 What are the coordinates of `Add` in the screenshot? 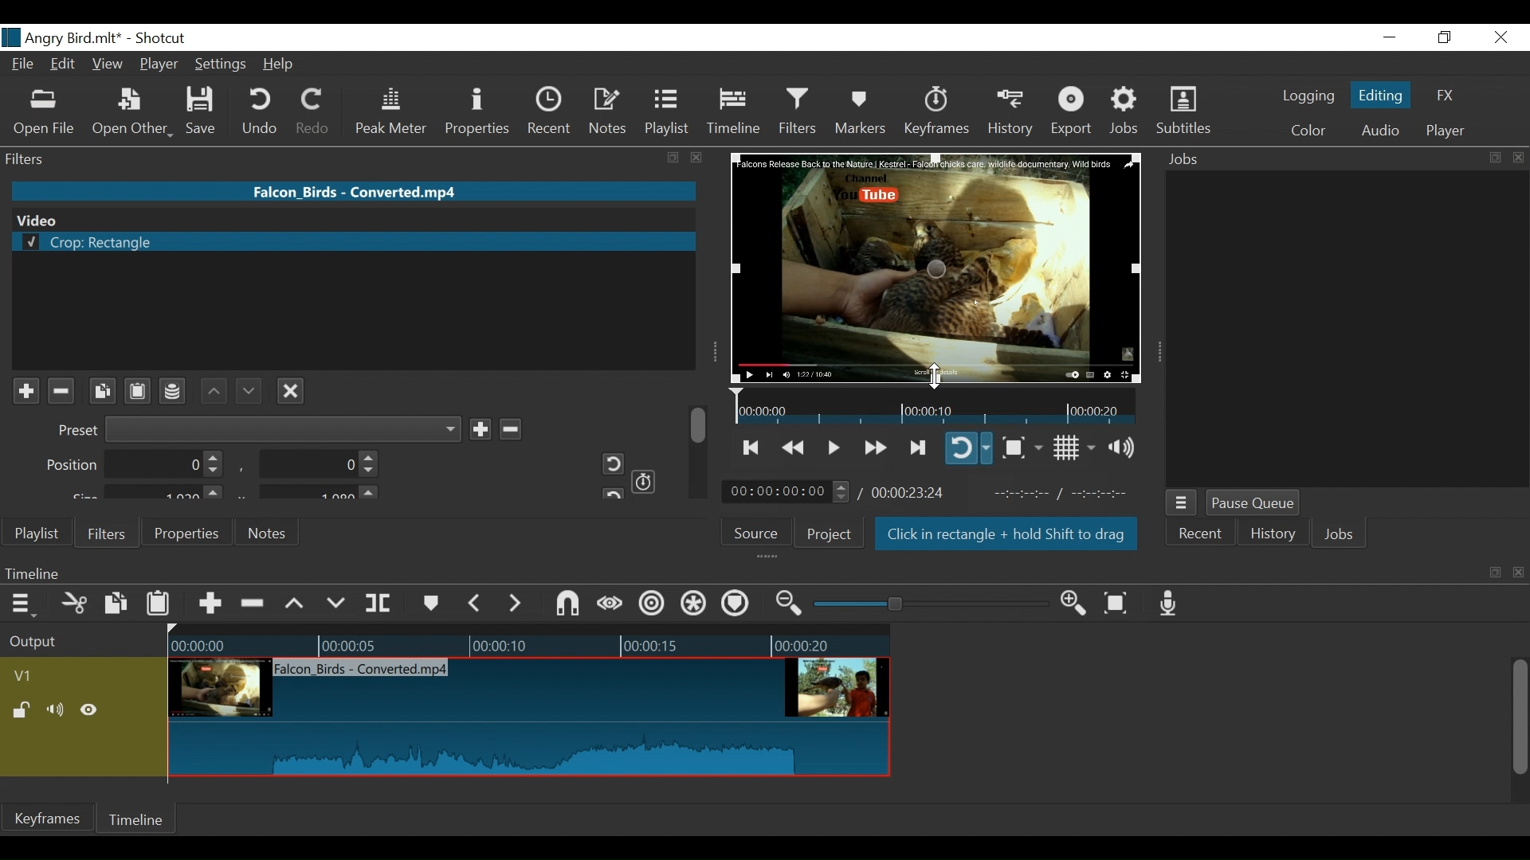 It's located at (480, 428).